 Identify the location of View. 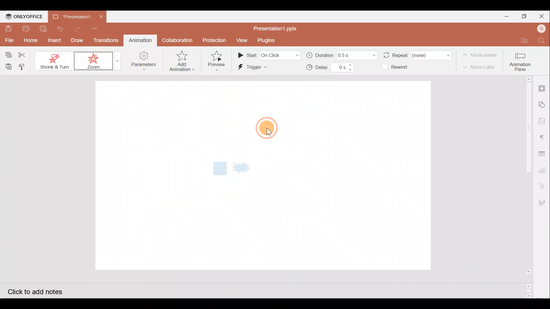
(241, 41).